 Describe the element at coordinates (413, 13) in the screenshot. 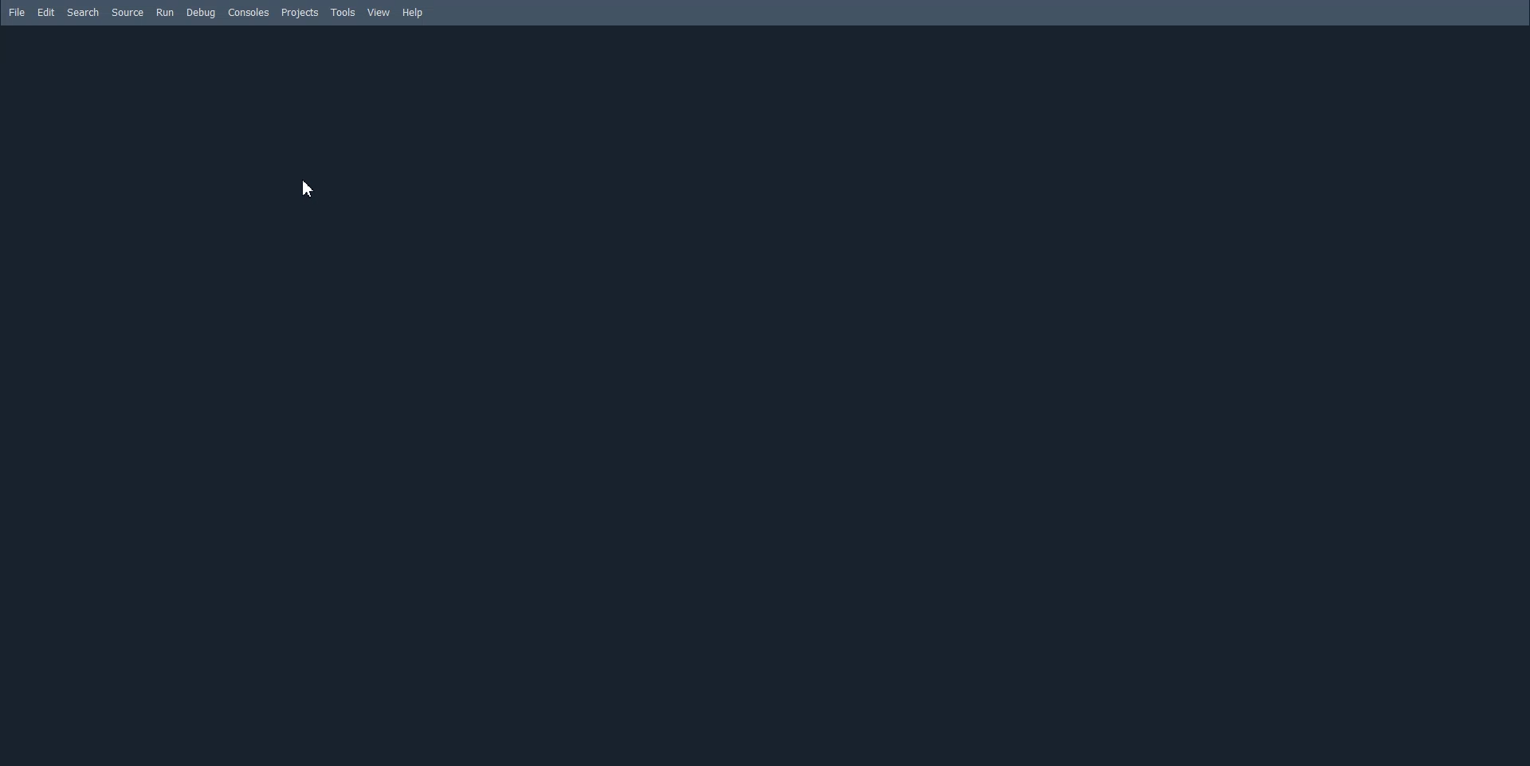

I see `Help` at that location.